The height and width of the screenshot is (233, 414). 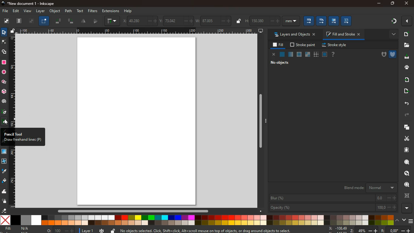 I want to click on layer, so click(x=41, y=11).